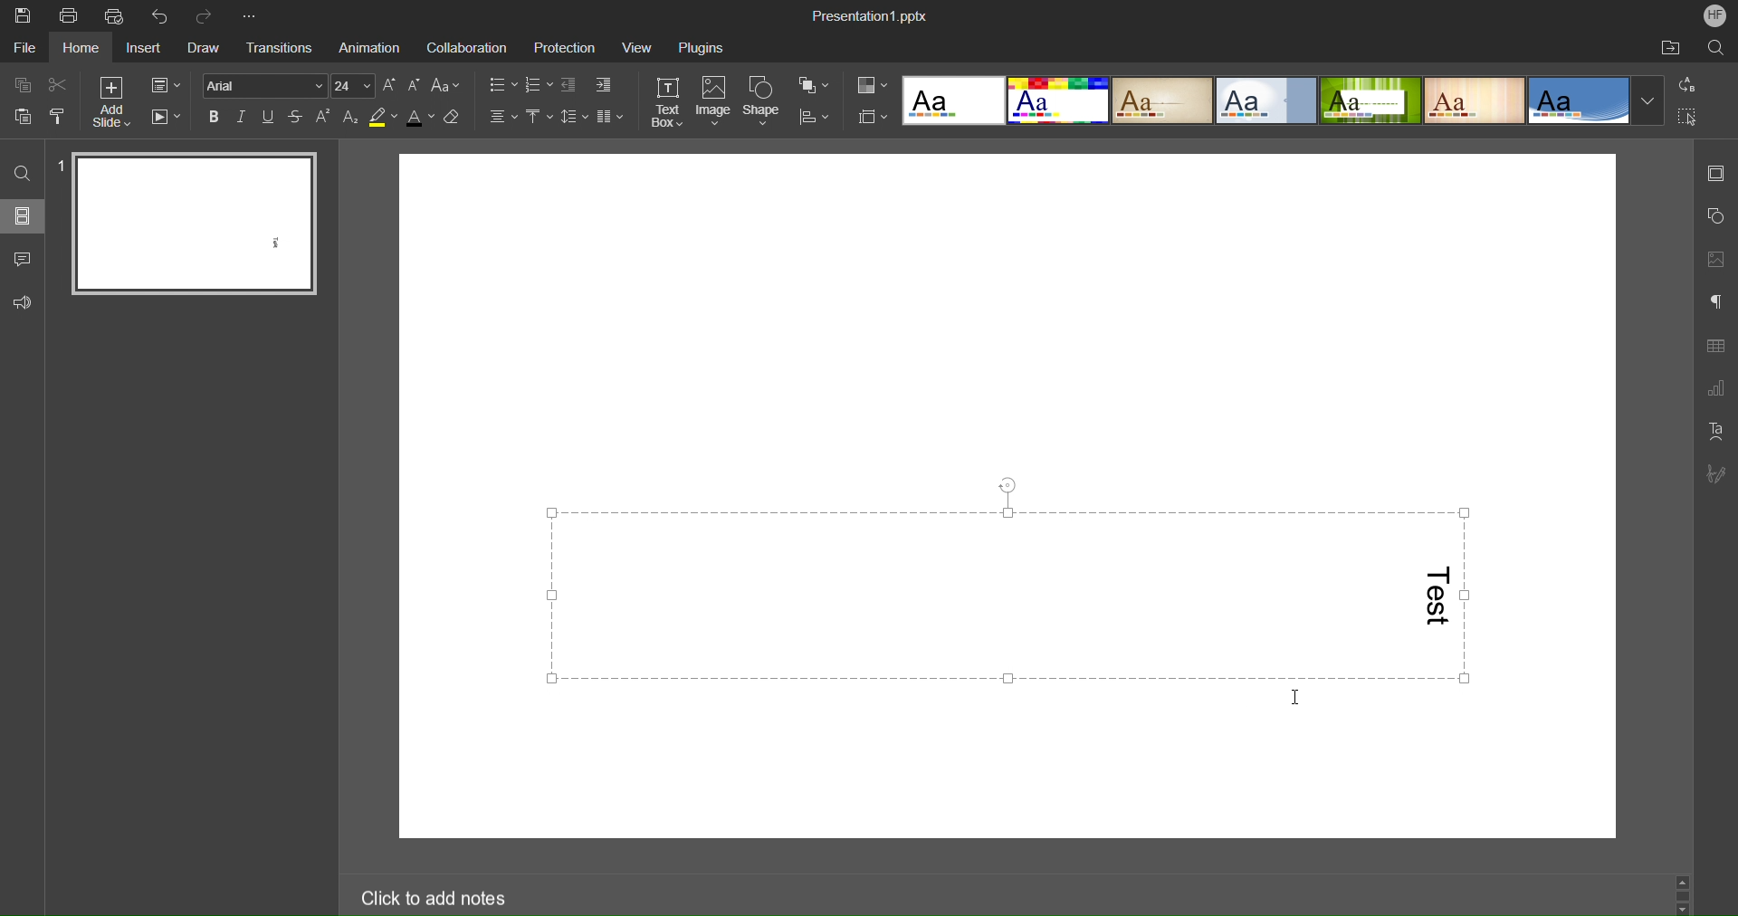 The image size is (1738, 916). I want to click on Home, so click(82, 49).